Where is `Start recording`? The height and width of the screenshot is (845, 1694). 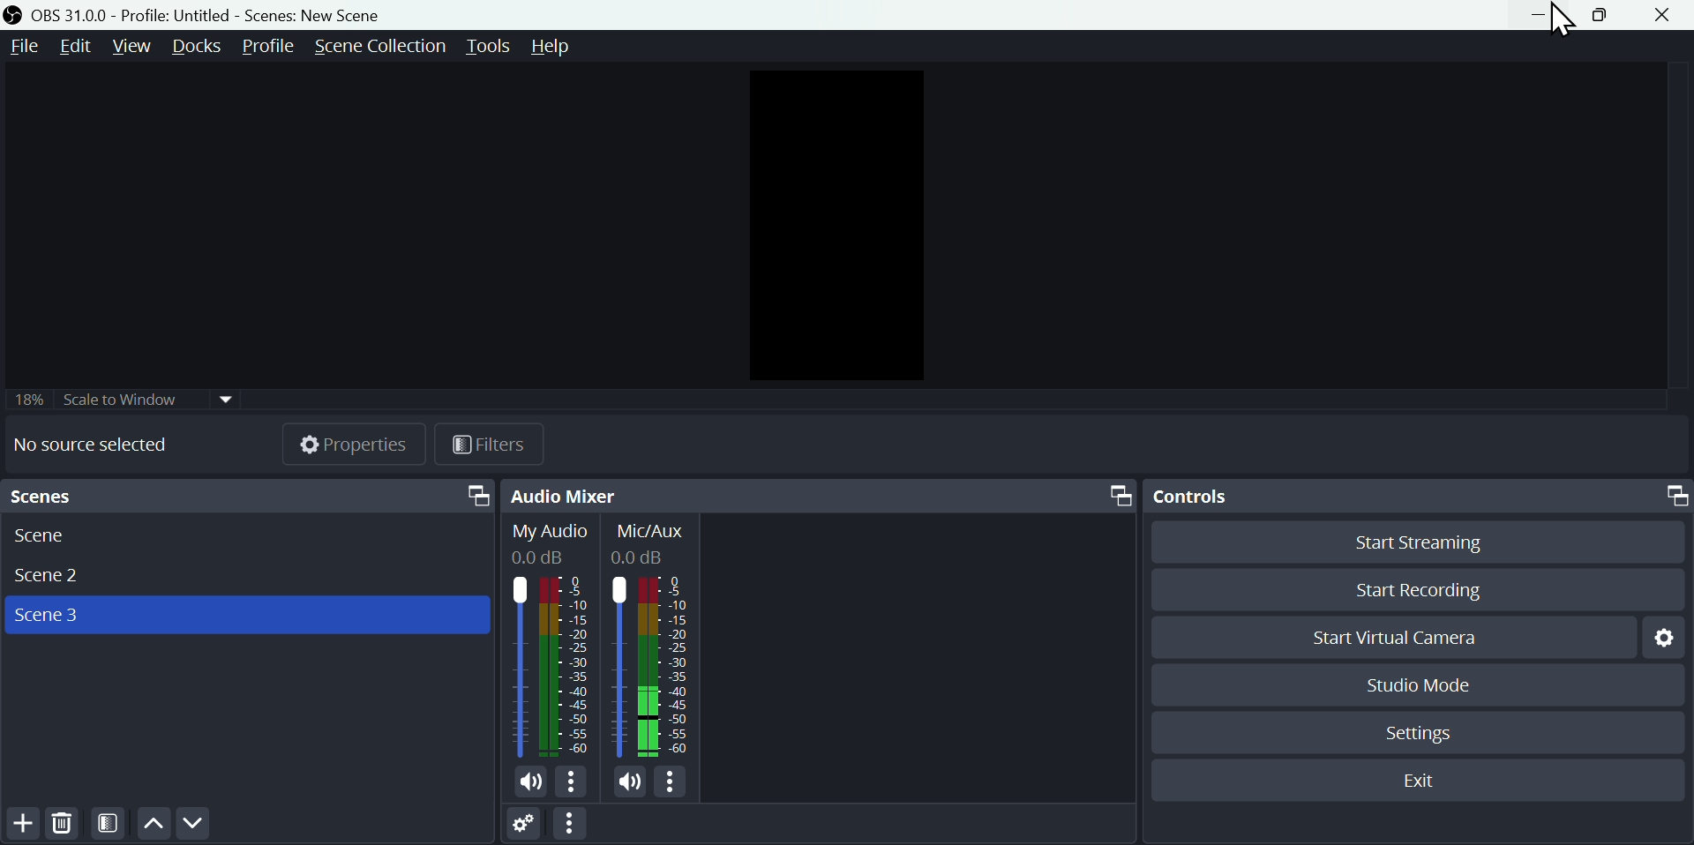
Start recording is located at coordinates (1427, 588).